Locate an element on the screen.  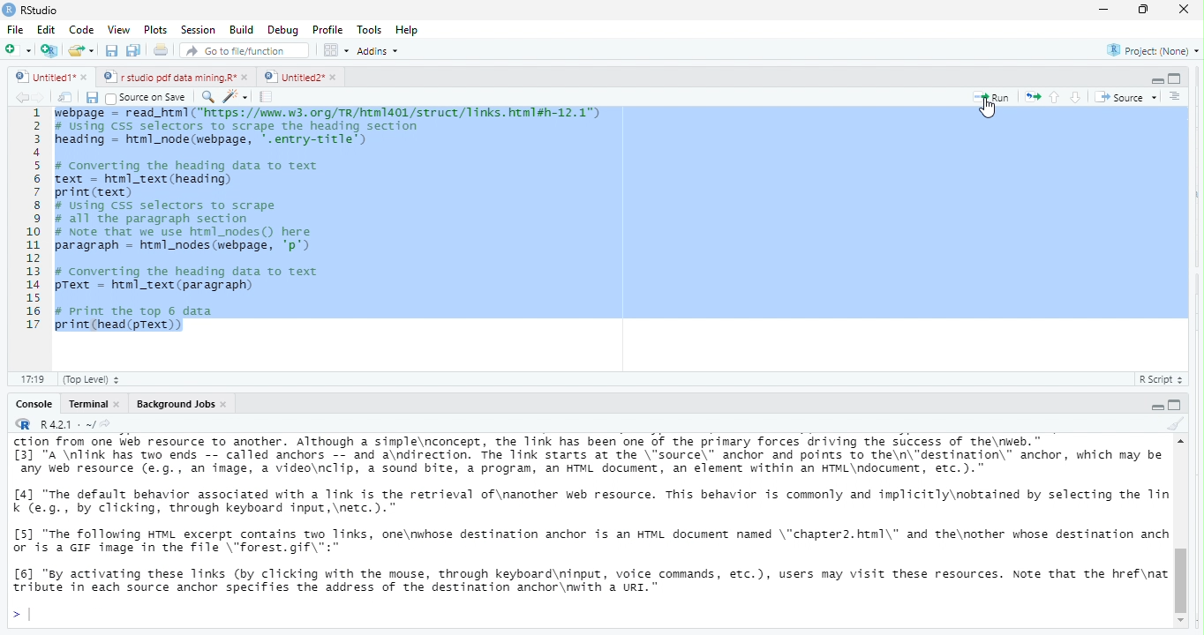
find/replace is located at coordinates (207, 96).